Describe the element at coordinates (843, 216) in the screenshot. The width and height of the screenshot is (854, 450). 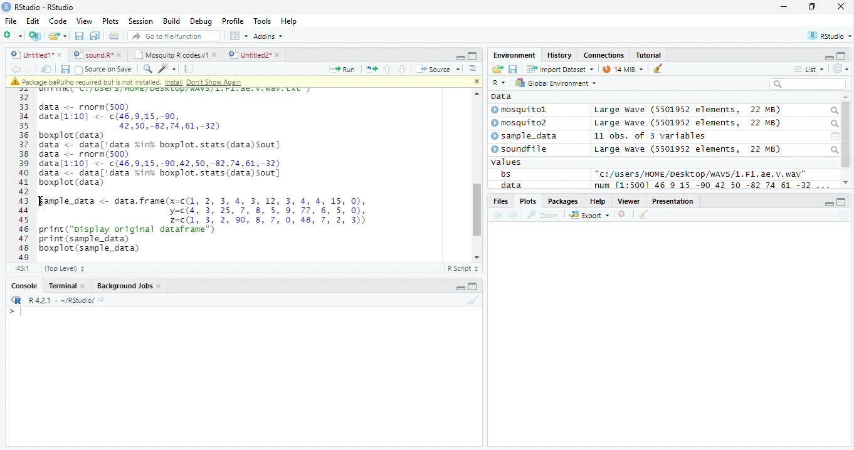
I see `Refresh` at that location.